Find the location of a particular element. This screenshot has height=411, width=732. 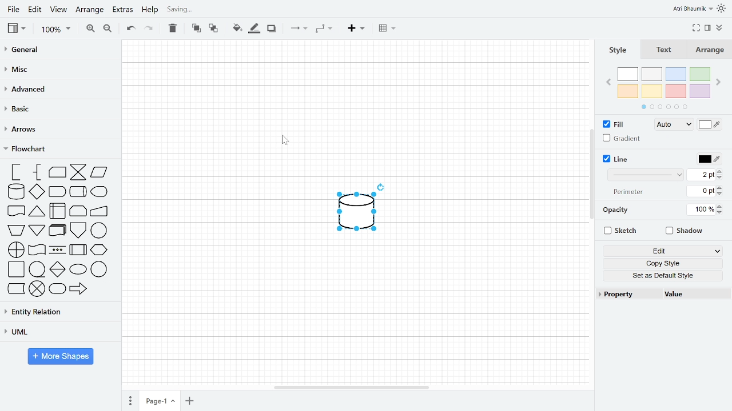

Sketch is located at coordinates (618, 231).